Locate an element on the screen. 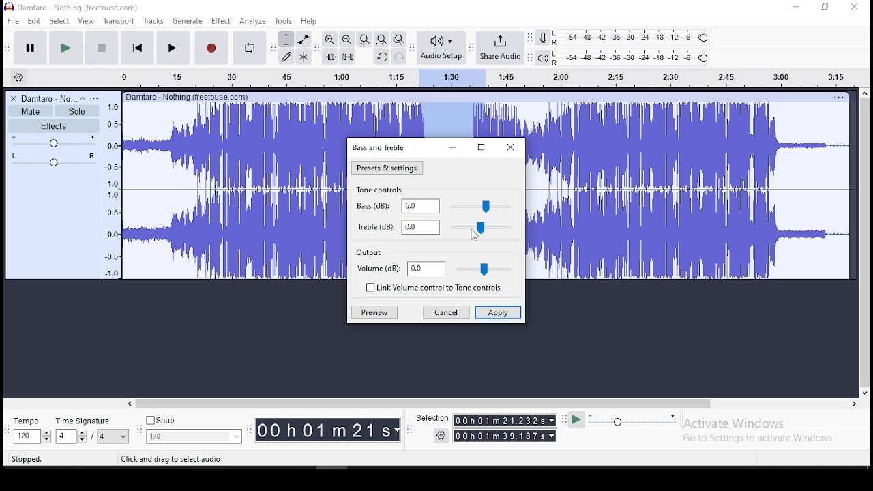 The image size is (873, 491). timeline settings is located at coordinates (18, 76).